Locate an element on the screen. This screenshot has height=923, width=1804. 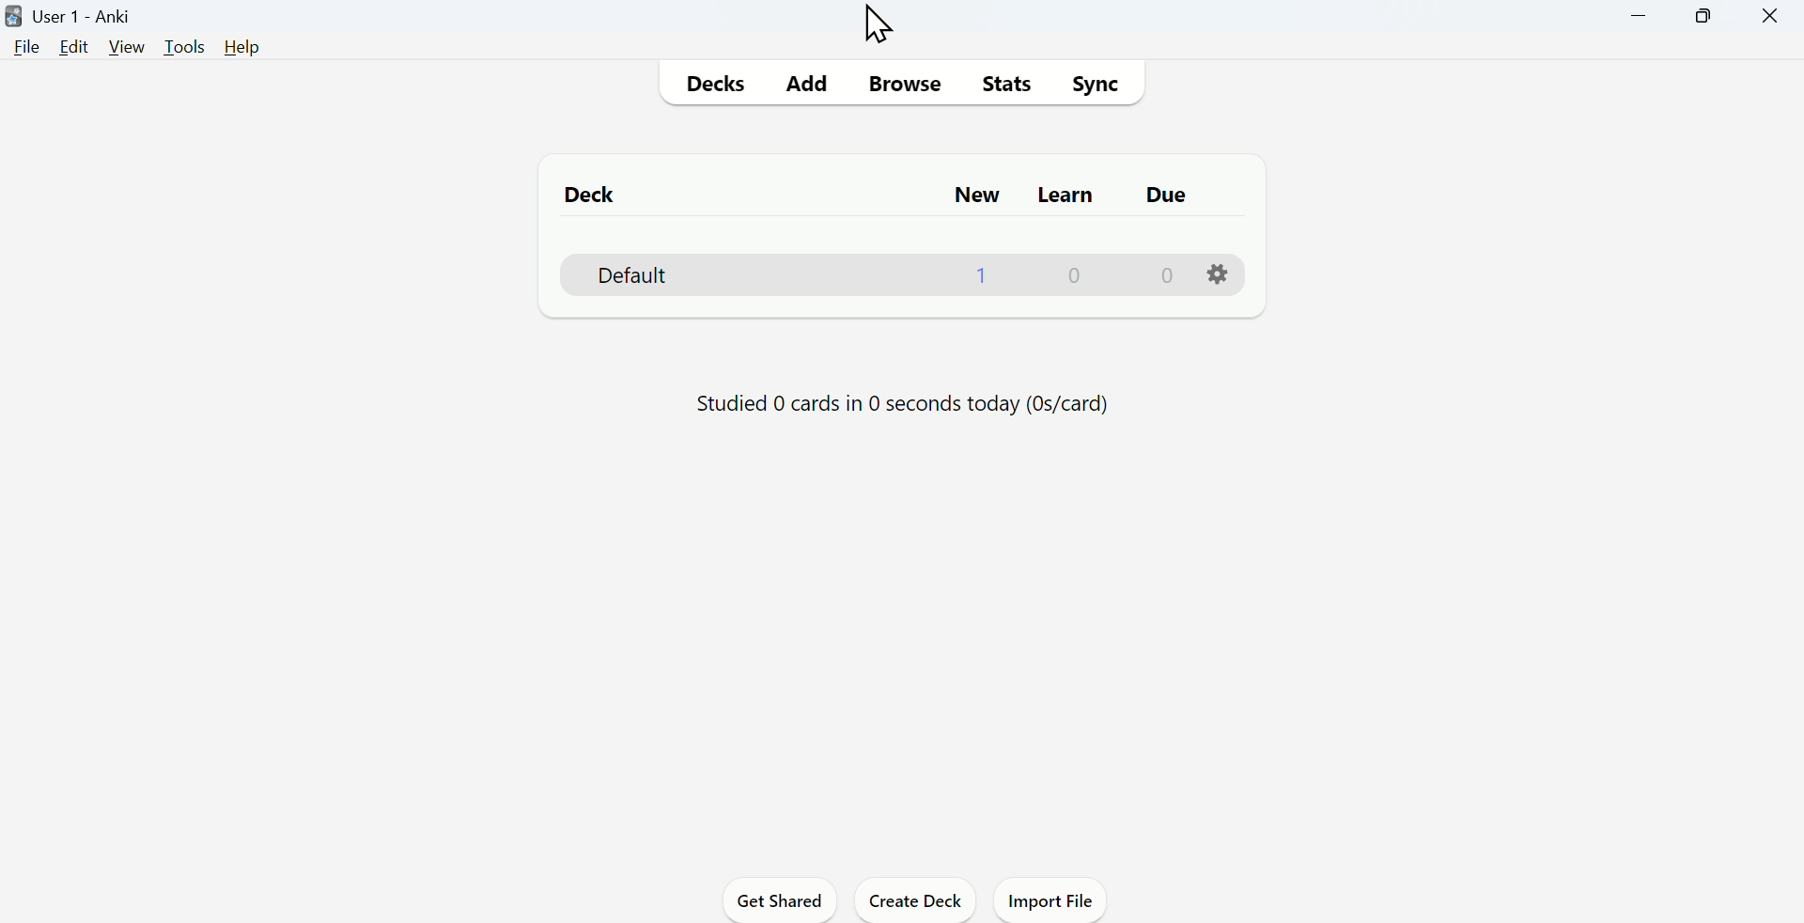
settings is located at coordinates (1219, 274).